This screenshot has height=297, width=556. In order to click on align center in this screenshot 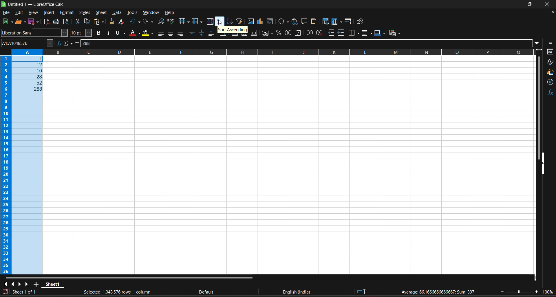, I will do `click(171, 33)`.